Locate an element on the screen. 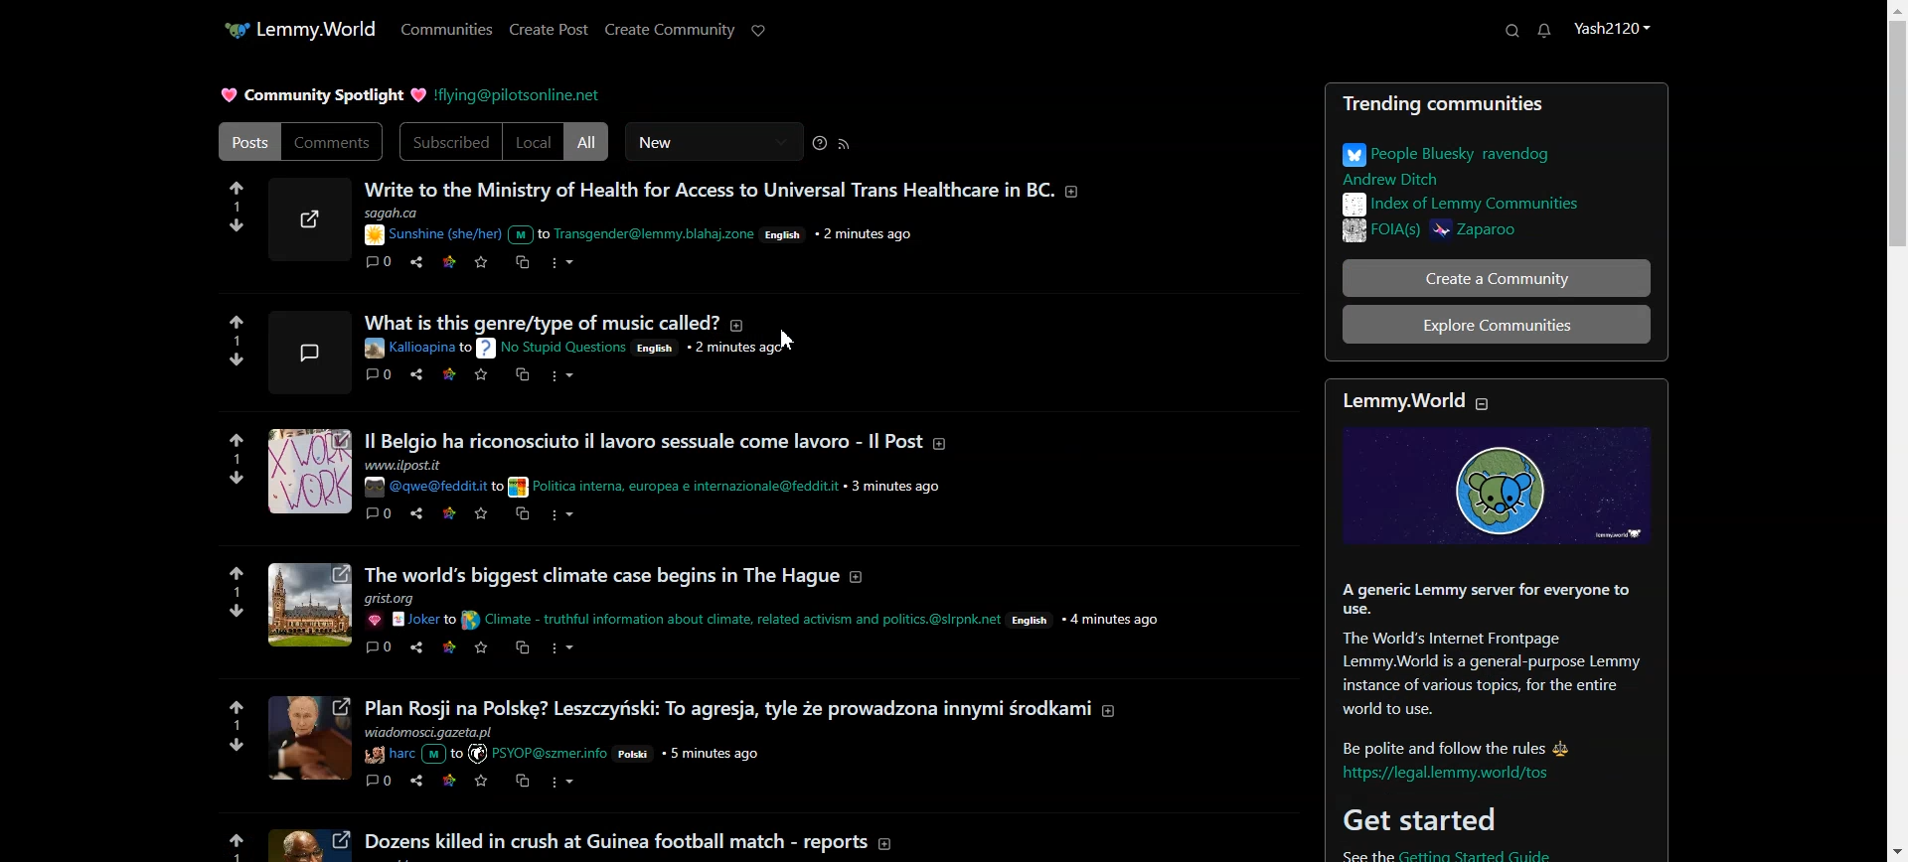   is located at coordinates (729, 709).